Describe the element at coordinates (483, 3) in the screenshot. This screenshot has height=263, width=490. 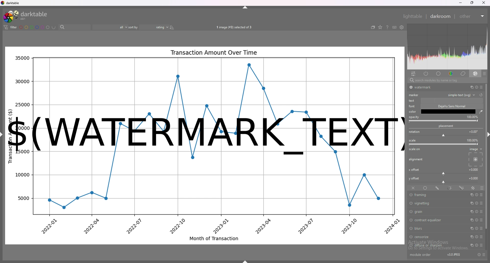
I see `close` at that location.